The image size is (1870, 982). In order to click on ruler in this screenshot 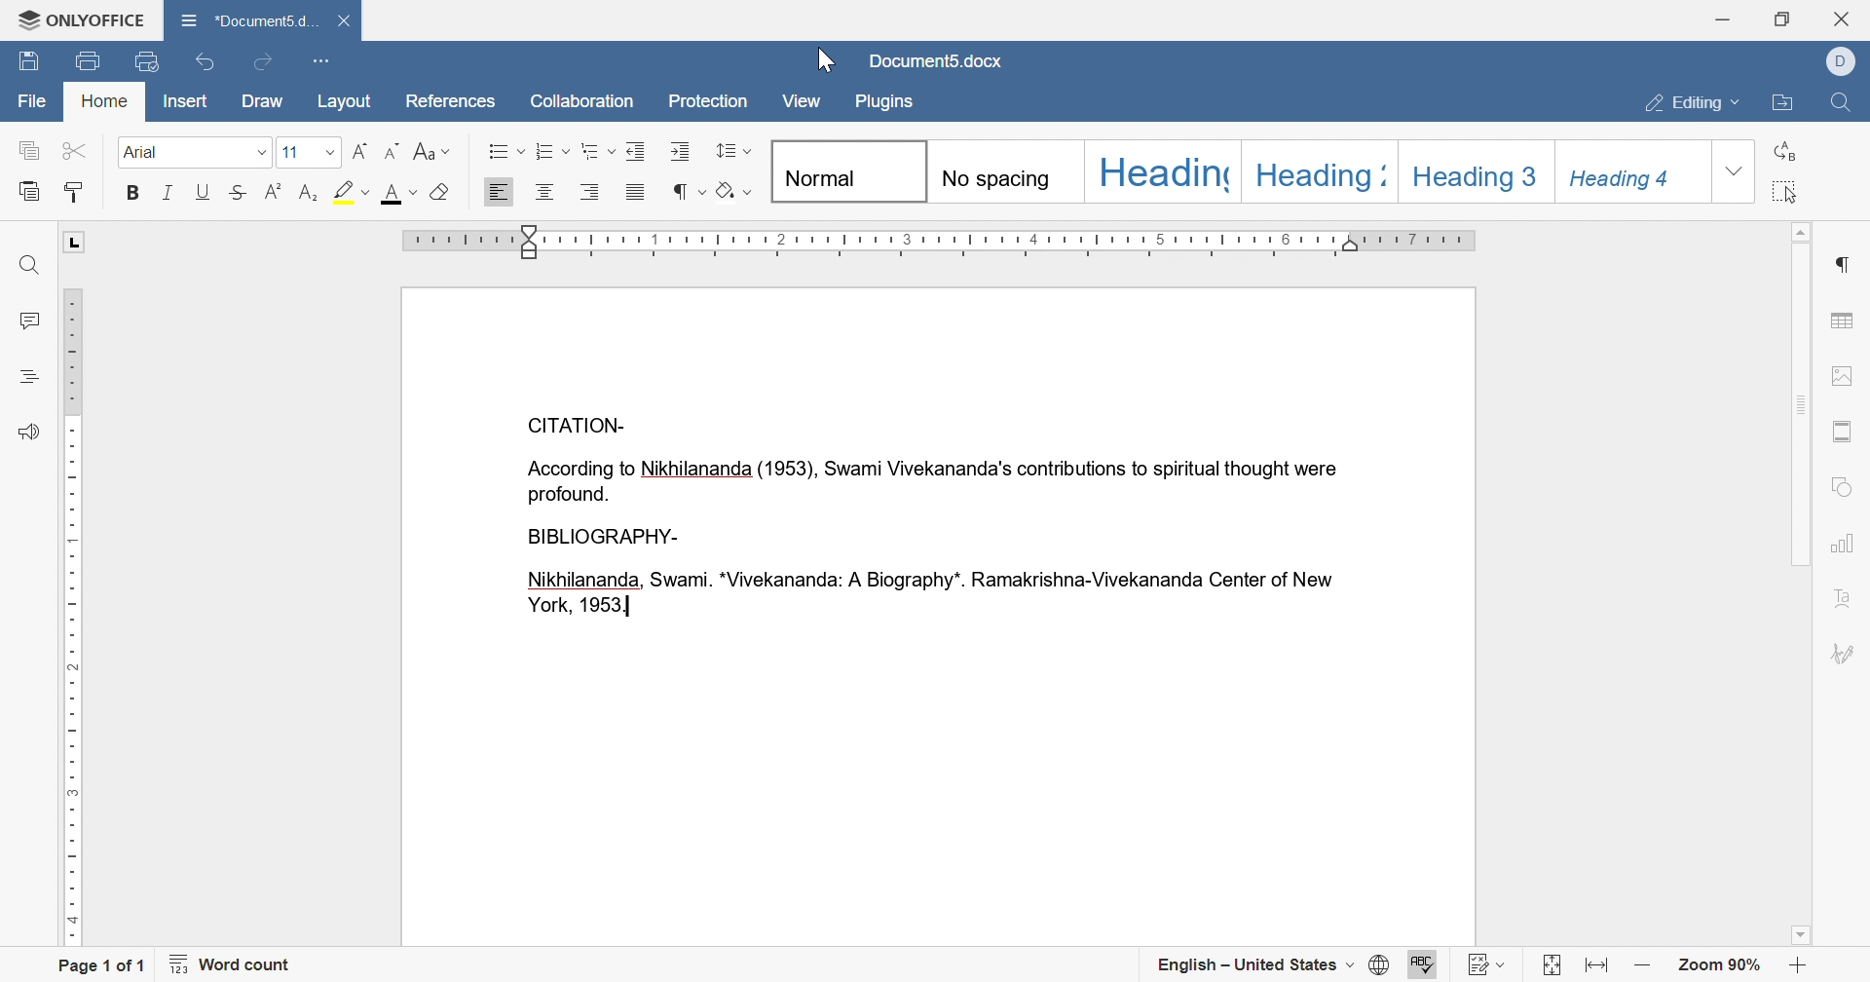, I will do `click(75, 618)`.